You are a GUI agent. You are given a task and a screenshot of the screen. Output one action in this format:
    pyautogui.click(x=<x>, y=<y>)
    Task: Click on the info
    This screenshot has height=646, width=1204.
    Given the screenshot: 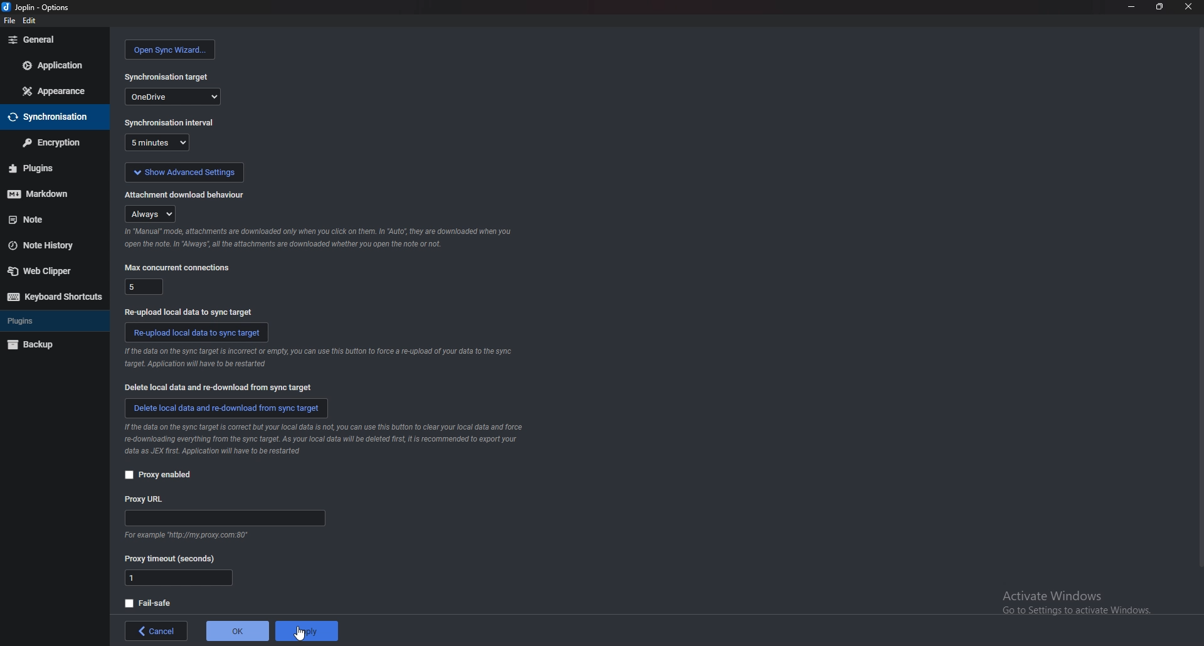 What is the action you would take?
    pyautogui.click(x=192, y=535)
    